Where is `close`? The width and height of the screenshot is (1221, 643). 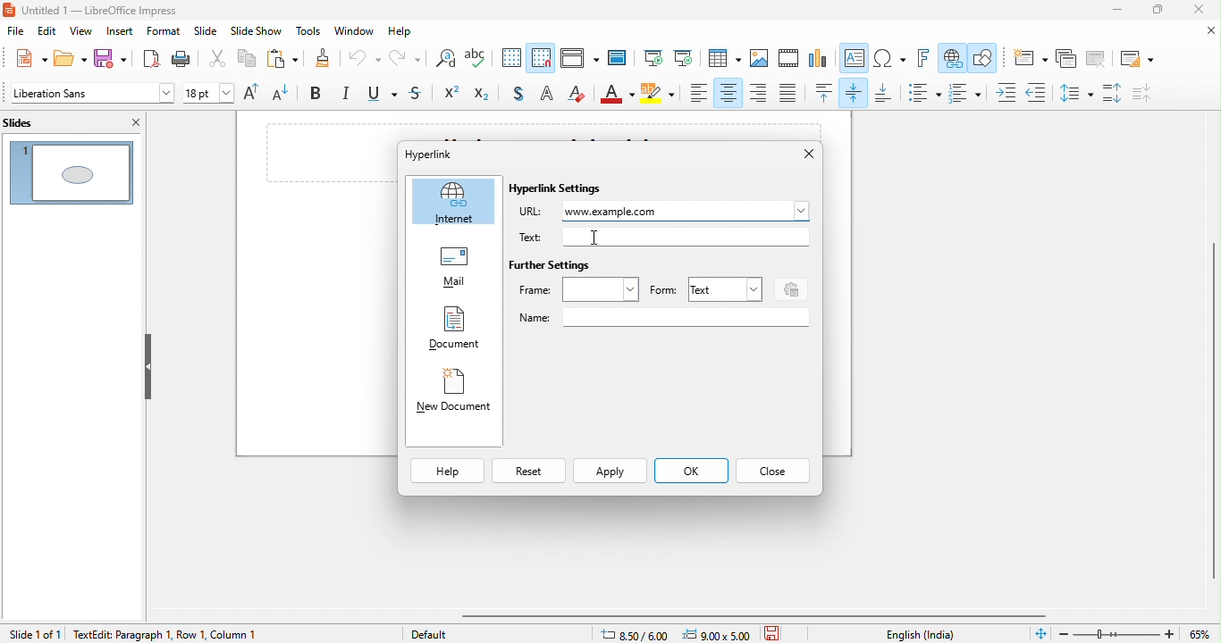
close is located at coordinates (801, 154).